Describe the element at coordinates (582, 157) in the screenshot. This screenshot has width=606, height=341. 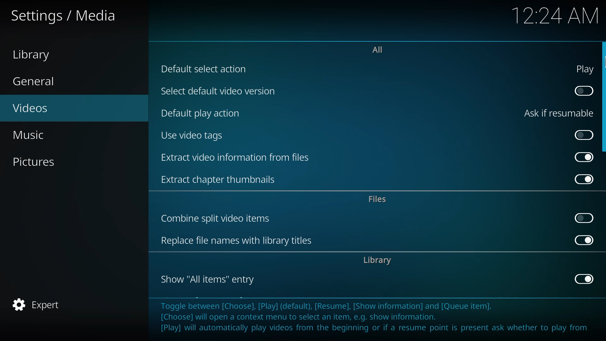
I see `enabled` at that location.